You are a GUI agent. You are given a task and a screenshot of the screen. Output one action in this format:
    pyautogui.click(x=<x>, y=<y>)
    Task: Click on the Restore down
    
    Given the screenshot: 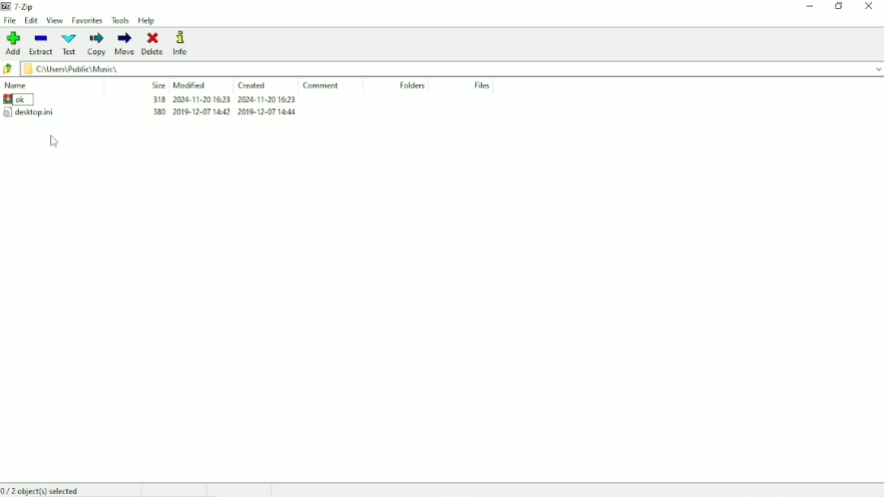 What is the action you would take?
    pyautogui.click(x=839, y=6)
    